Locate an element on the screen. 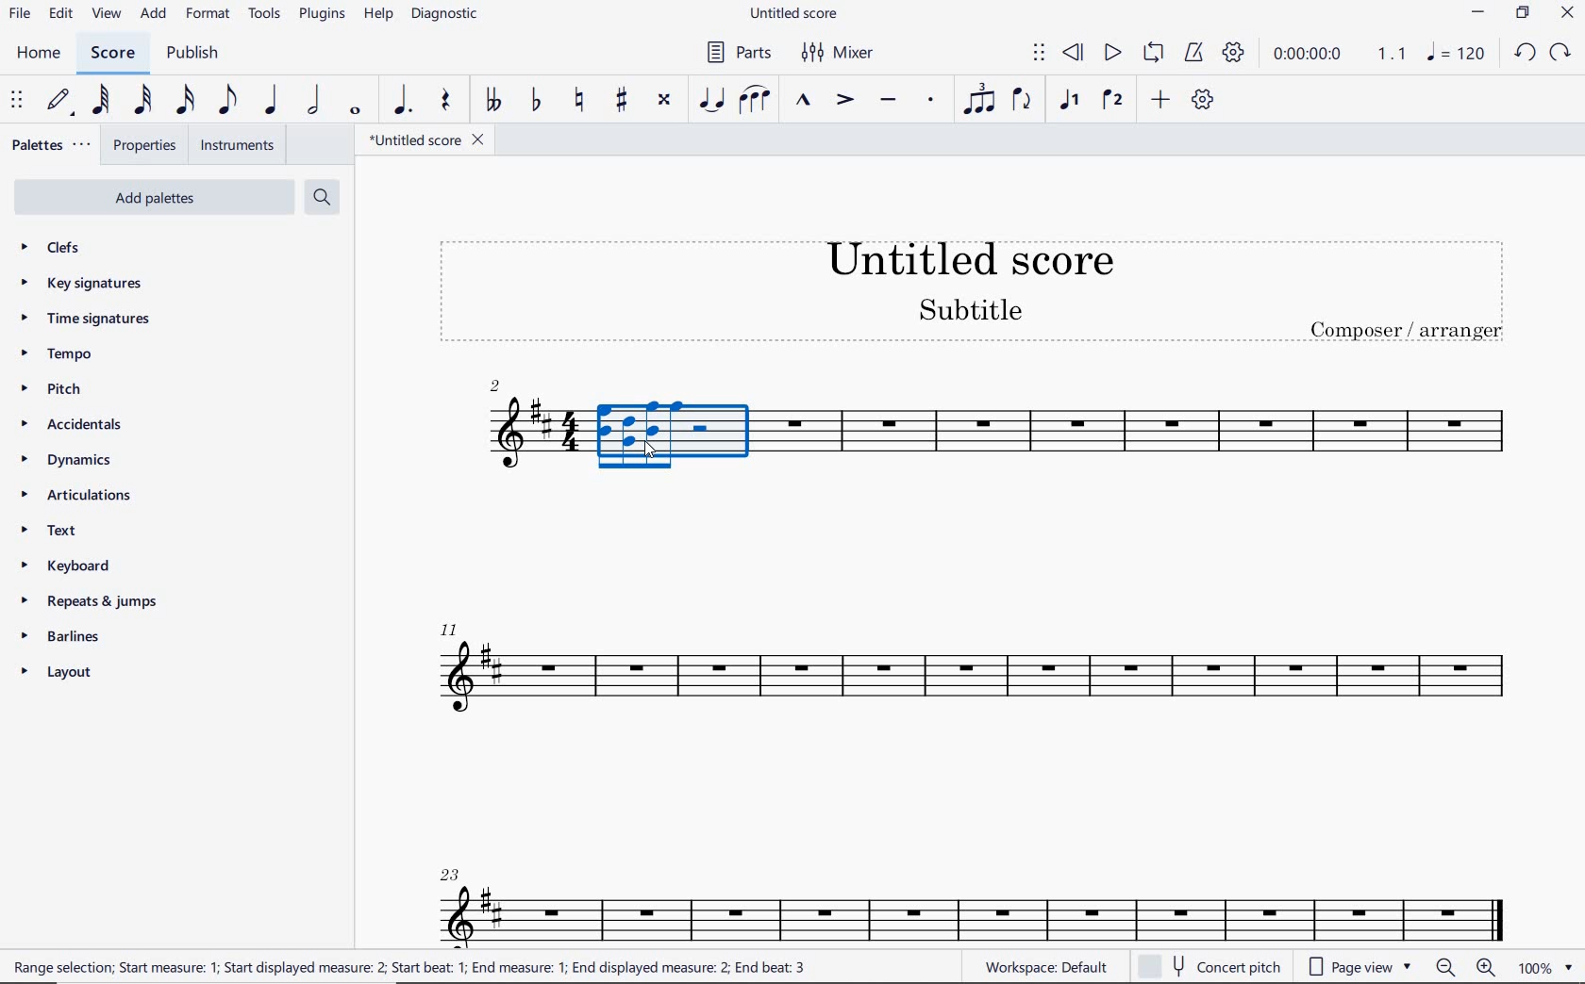 Image resolution: width=1585 pixels, height=984 pixels. INSTRUMENTS is located at coordinates (233, 144).